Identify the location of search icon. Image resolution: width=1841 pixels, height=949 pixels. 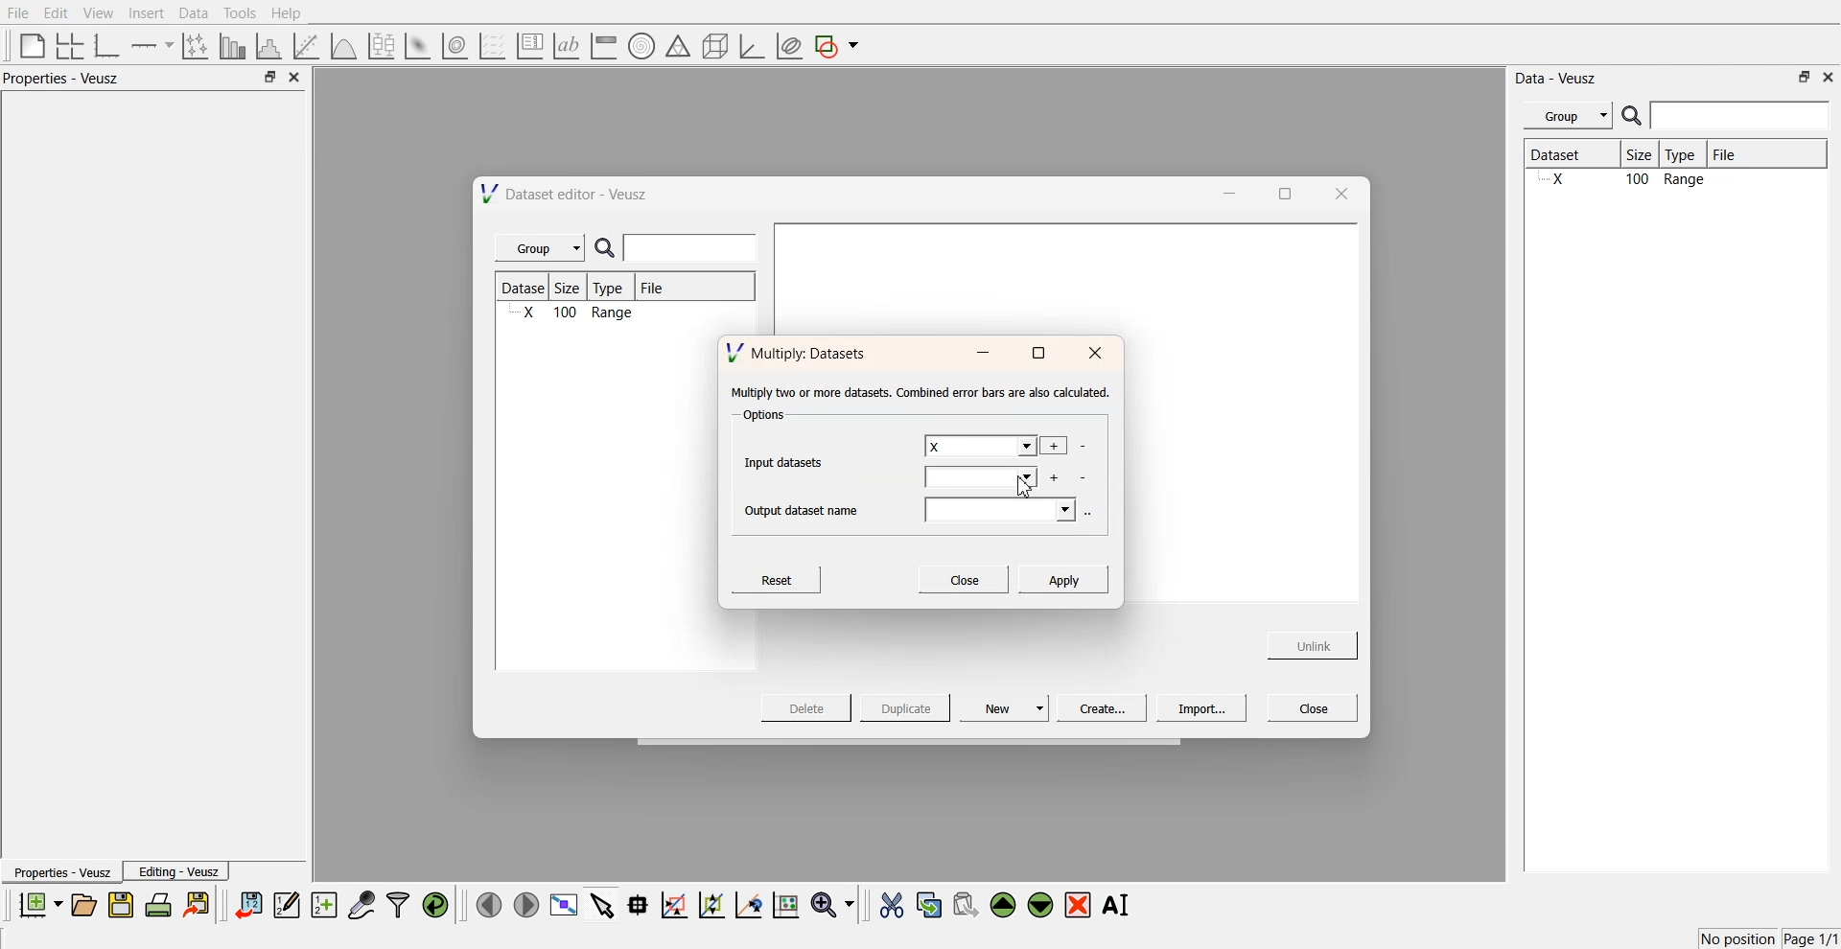
(609, 249).